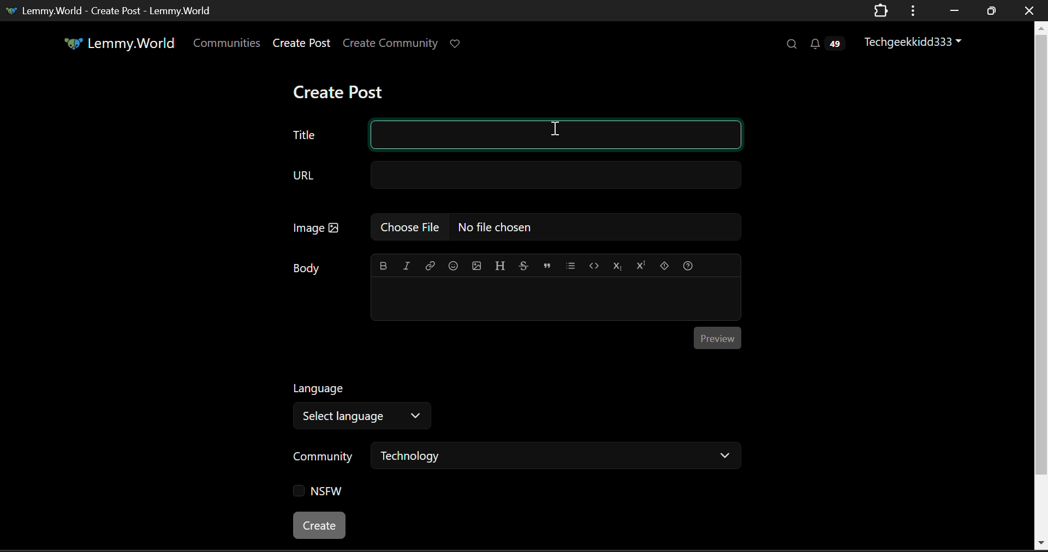 This screenshot has width=1048, height=552. I want to click on Close Window, so click(1031, 10).